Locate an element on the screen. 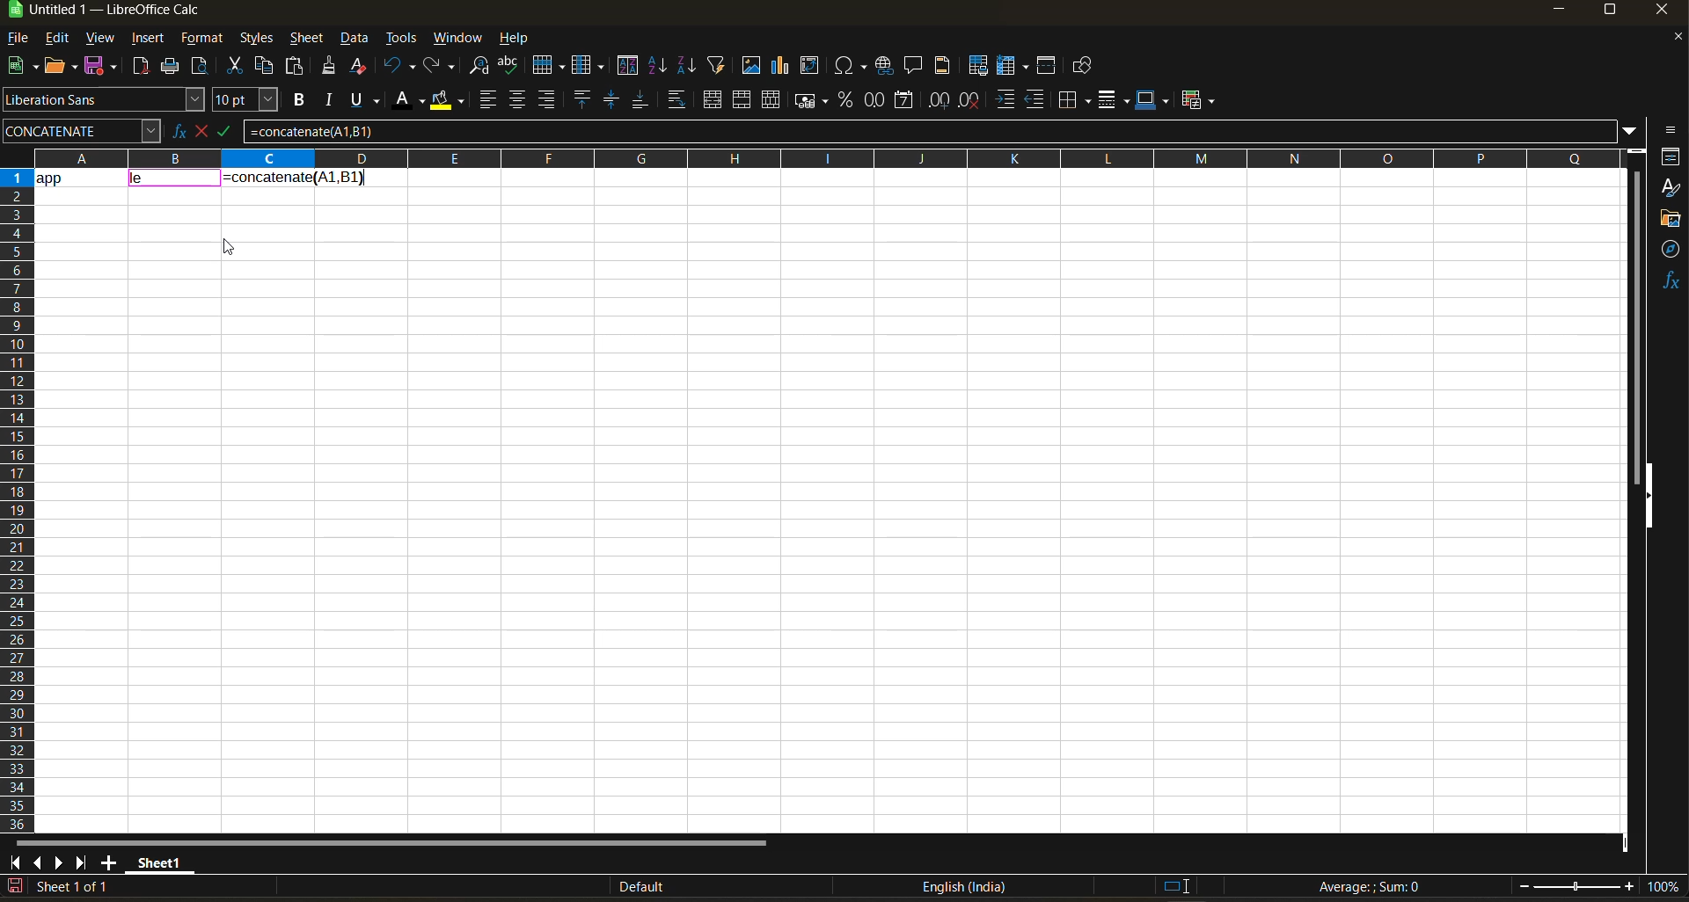 The width and height of the screenshot is (1689, 902). clear direct formatting is located at coordinates (362, 65).